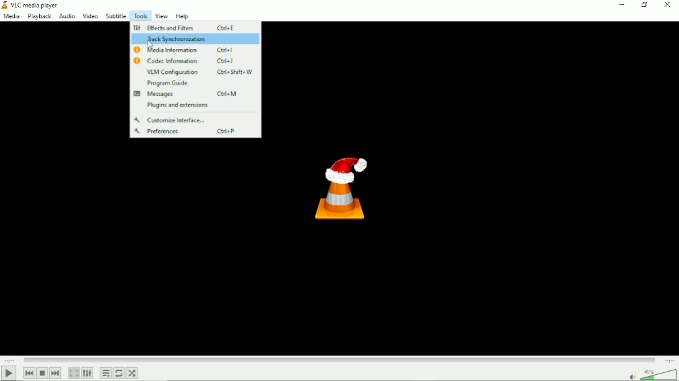 The image size is (679, 381). I want to click on Next, so click(56, 374).